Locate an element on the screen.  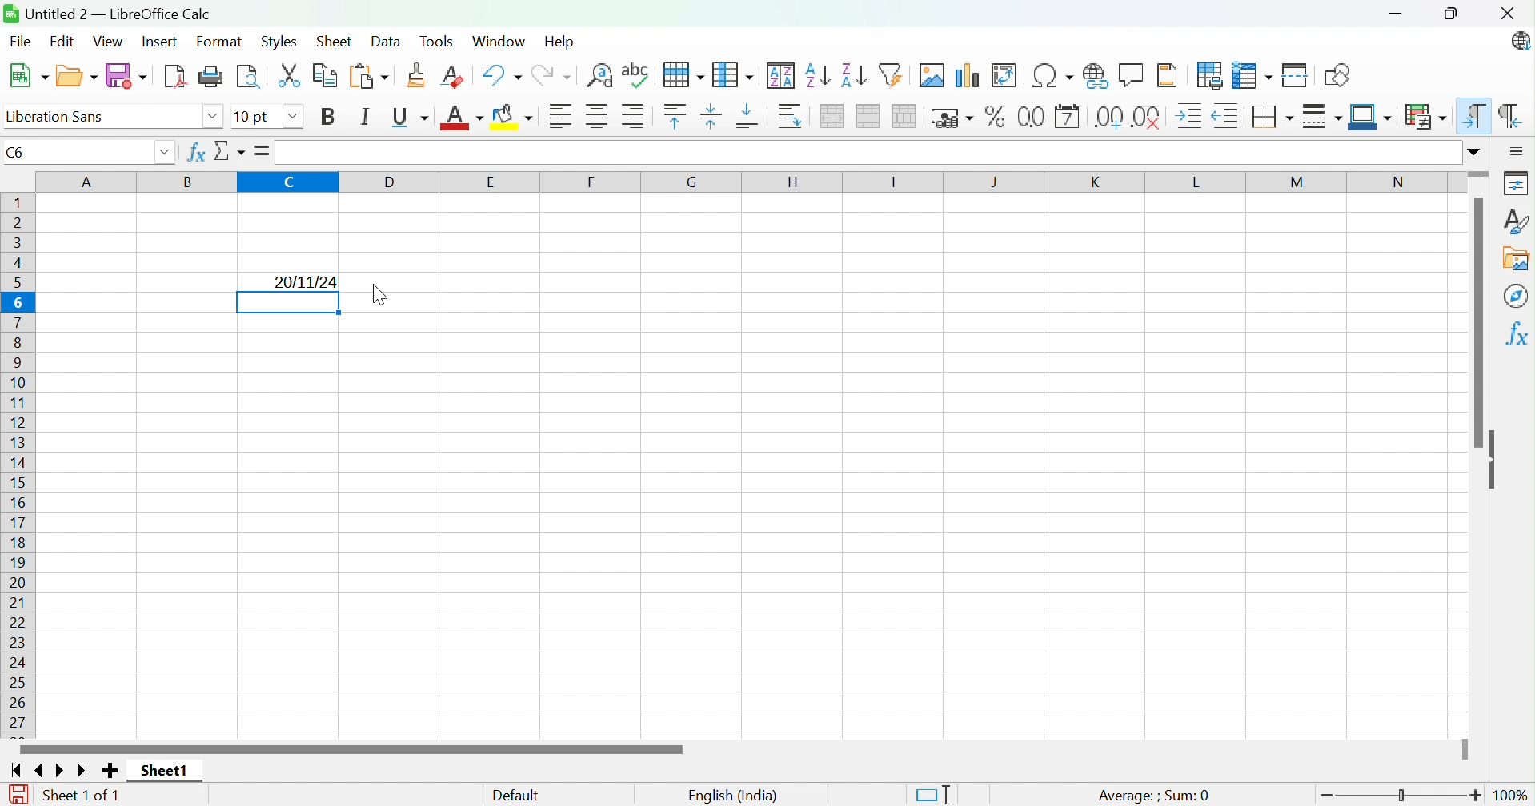
Copy is located at coordinates (326, 74).